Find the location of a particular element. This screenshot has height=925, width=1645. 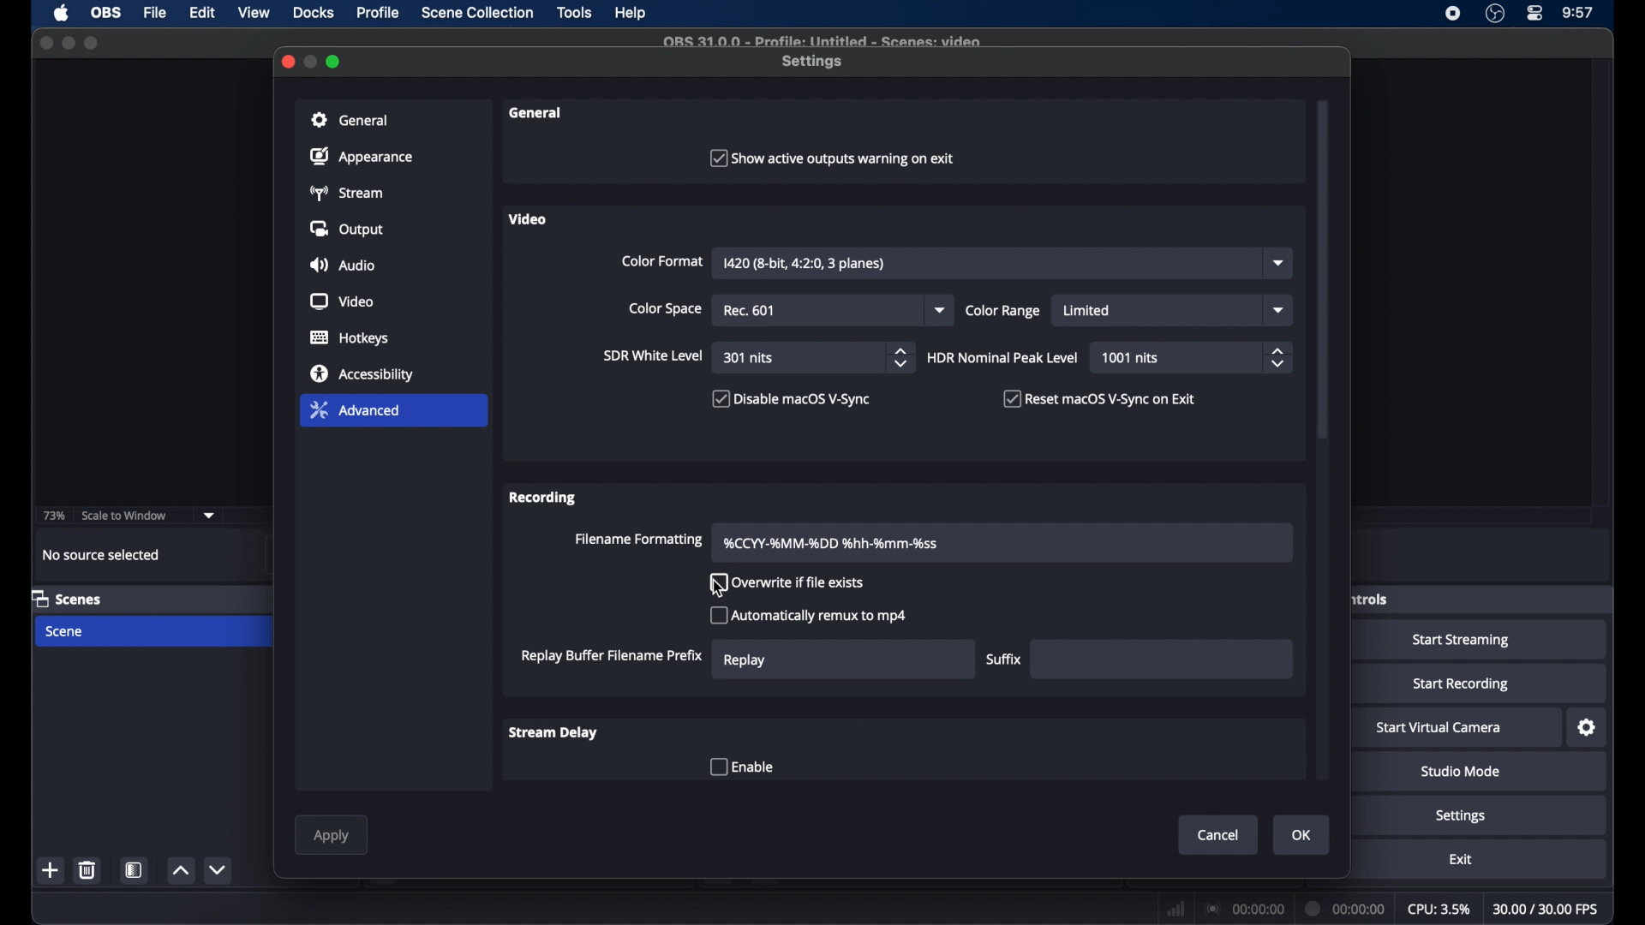

filename formatting is located at coordinates (641, 540).